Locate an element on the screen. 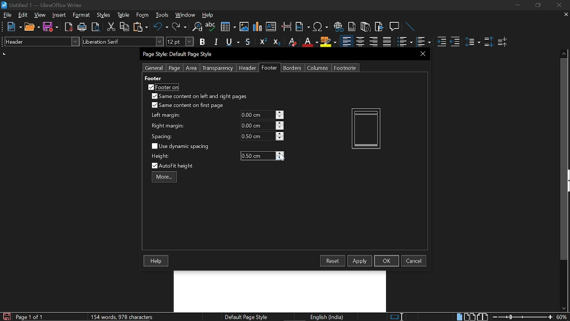 The height and width of the screenshot is (321, 570). Footer on is located at coordinates (164, 87).